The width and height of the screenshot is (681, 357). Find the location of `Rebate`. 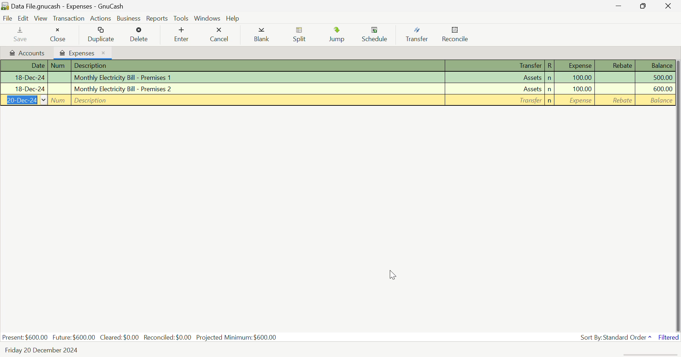

Rebate is located at coordinates (615, 100).